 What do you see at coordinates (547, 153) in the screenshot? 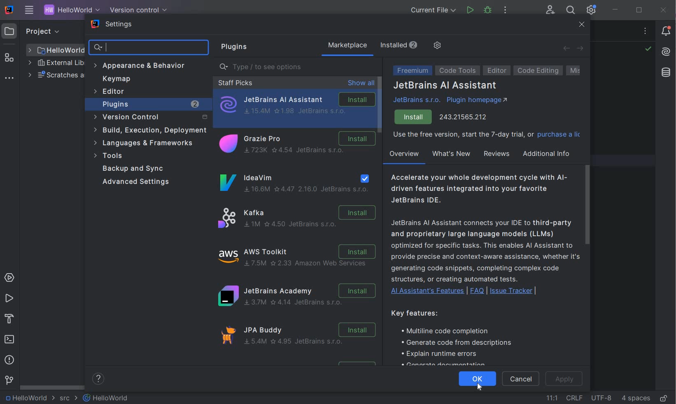
I see `additional info` at bounding box center [547, 153].